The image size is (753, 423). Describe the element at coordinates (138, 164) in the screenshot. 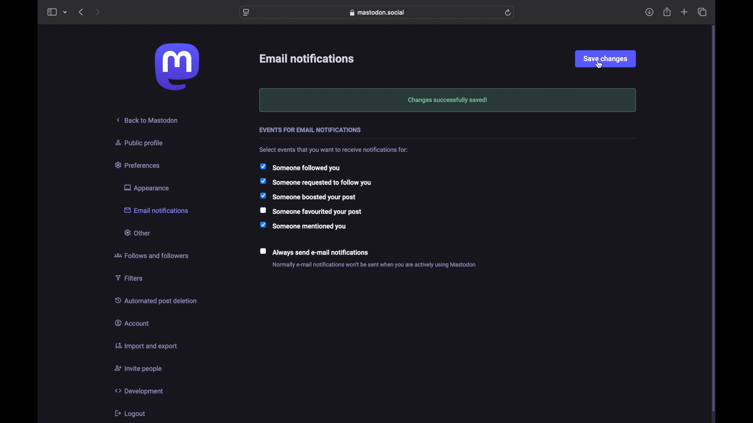

I see `preferences` at that location.